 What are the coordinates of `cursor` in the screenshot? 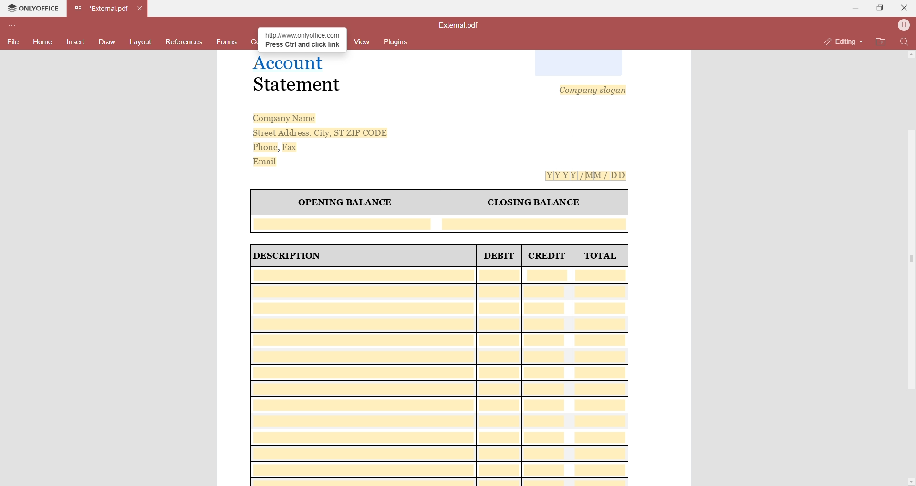 It's located at (258, 64).